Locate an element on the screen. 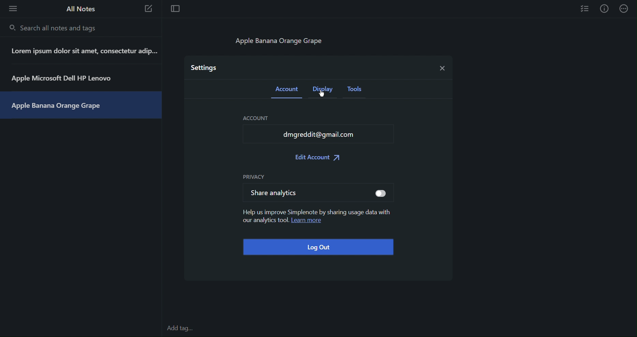  More is located at coordinates (625, 9).